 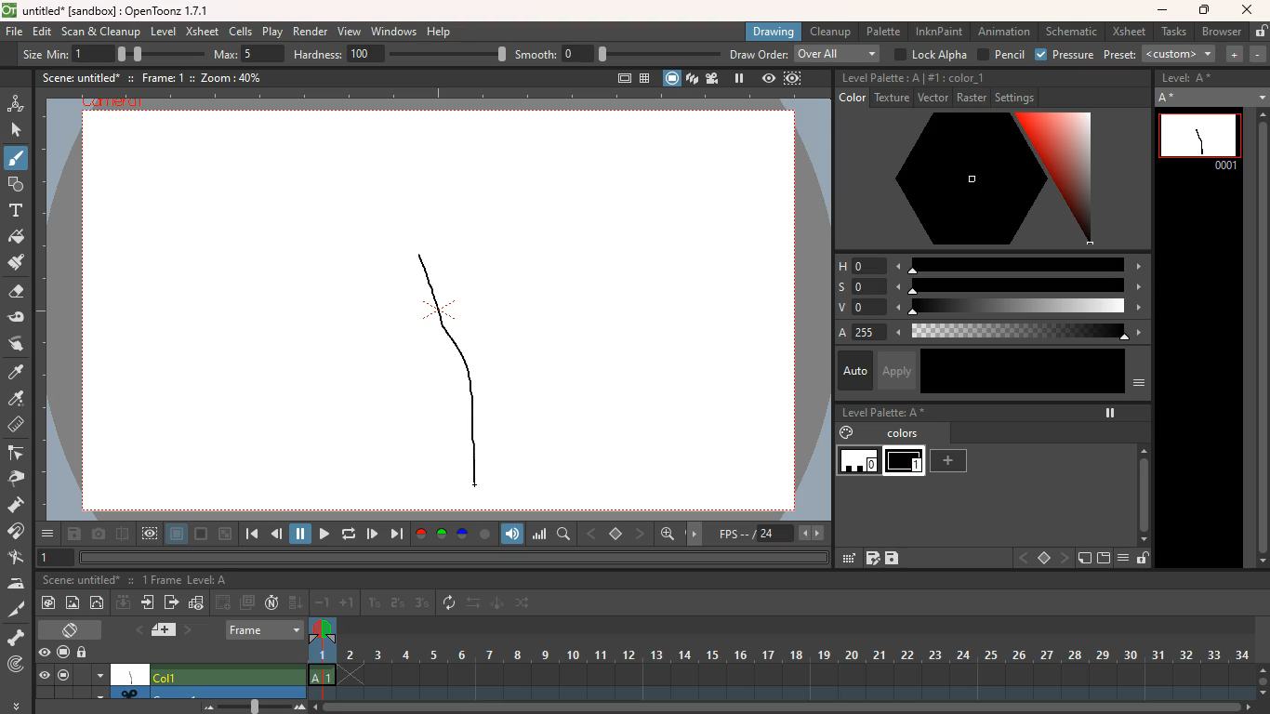 What do you see at coordinates (853, 286) in the screenshot?
I see `s` at bounding box center [853, 286].